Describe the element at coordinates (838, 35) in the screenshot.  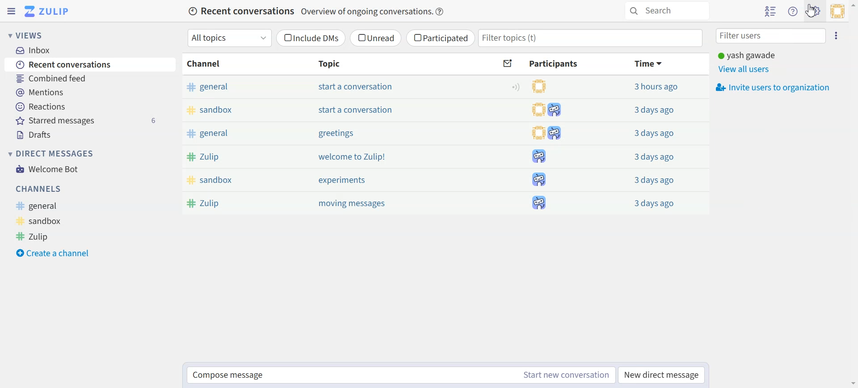
I see `Ellipsis` at that location.